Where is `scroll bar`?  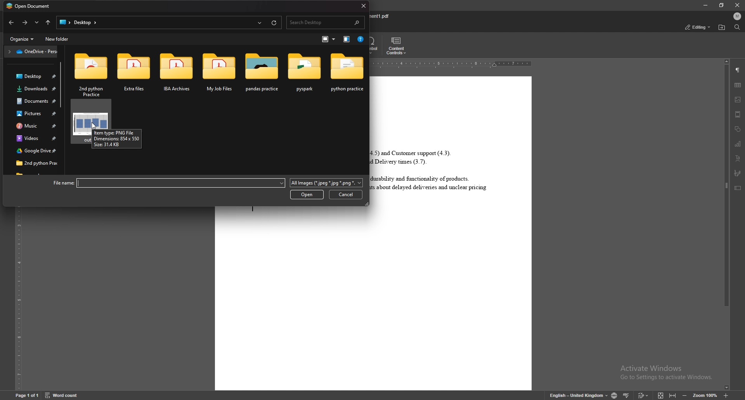
scroll bar is located at coordinates (726, 224).